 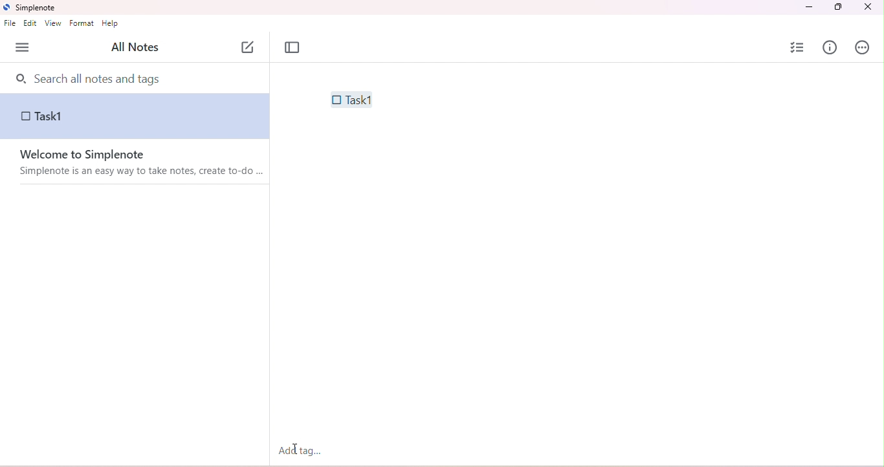 What do you see at coordinates (35, 8) in the screenshot?
I see `simplenote` at bounding box center [35, 8].